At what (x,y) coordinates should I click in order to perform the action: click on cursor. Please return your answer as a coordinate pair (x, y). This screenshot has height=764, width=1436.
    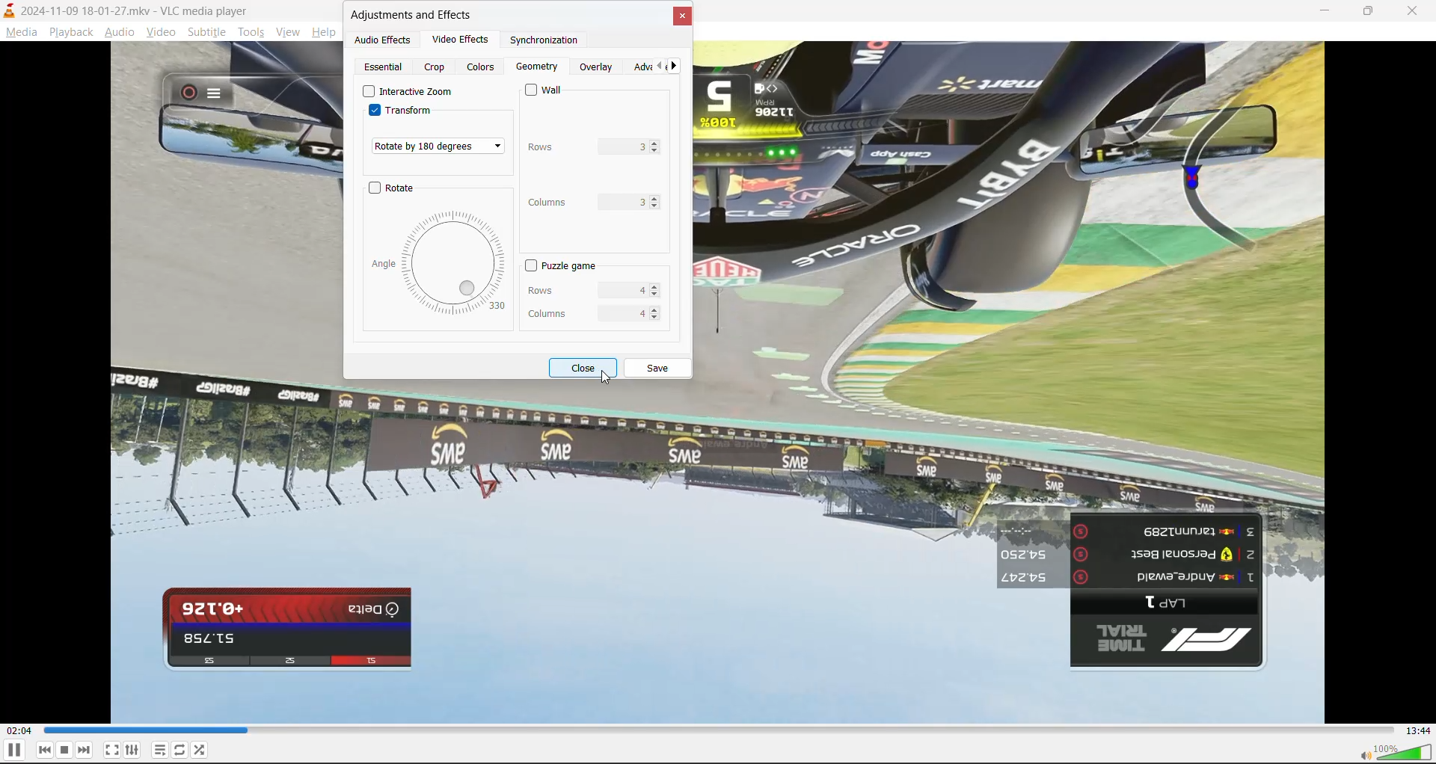
    Looking at the image, I should click on (606, 378).